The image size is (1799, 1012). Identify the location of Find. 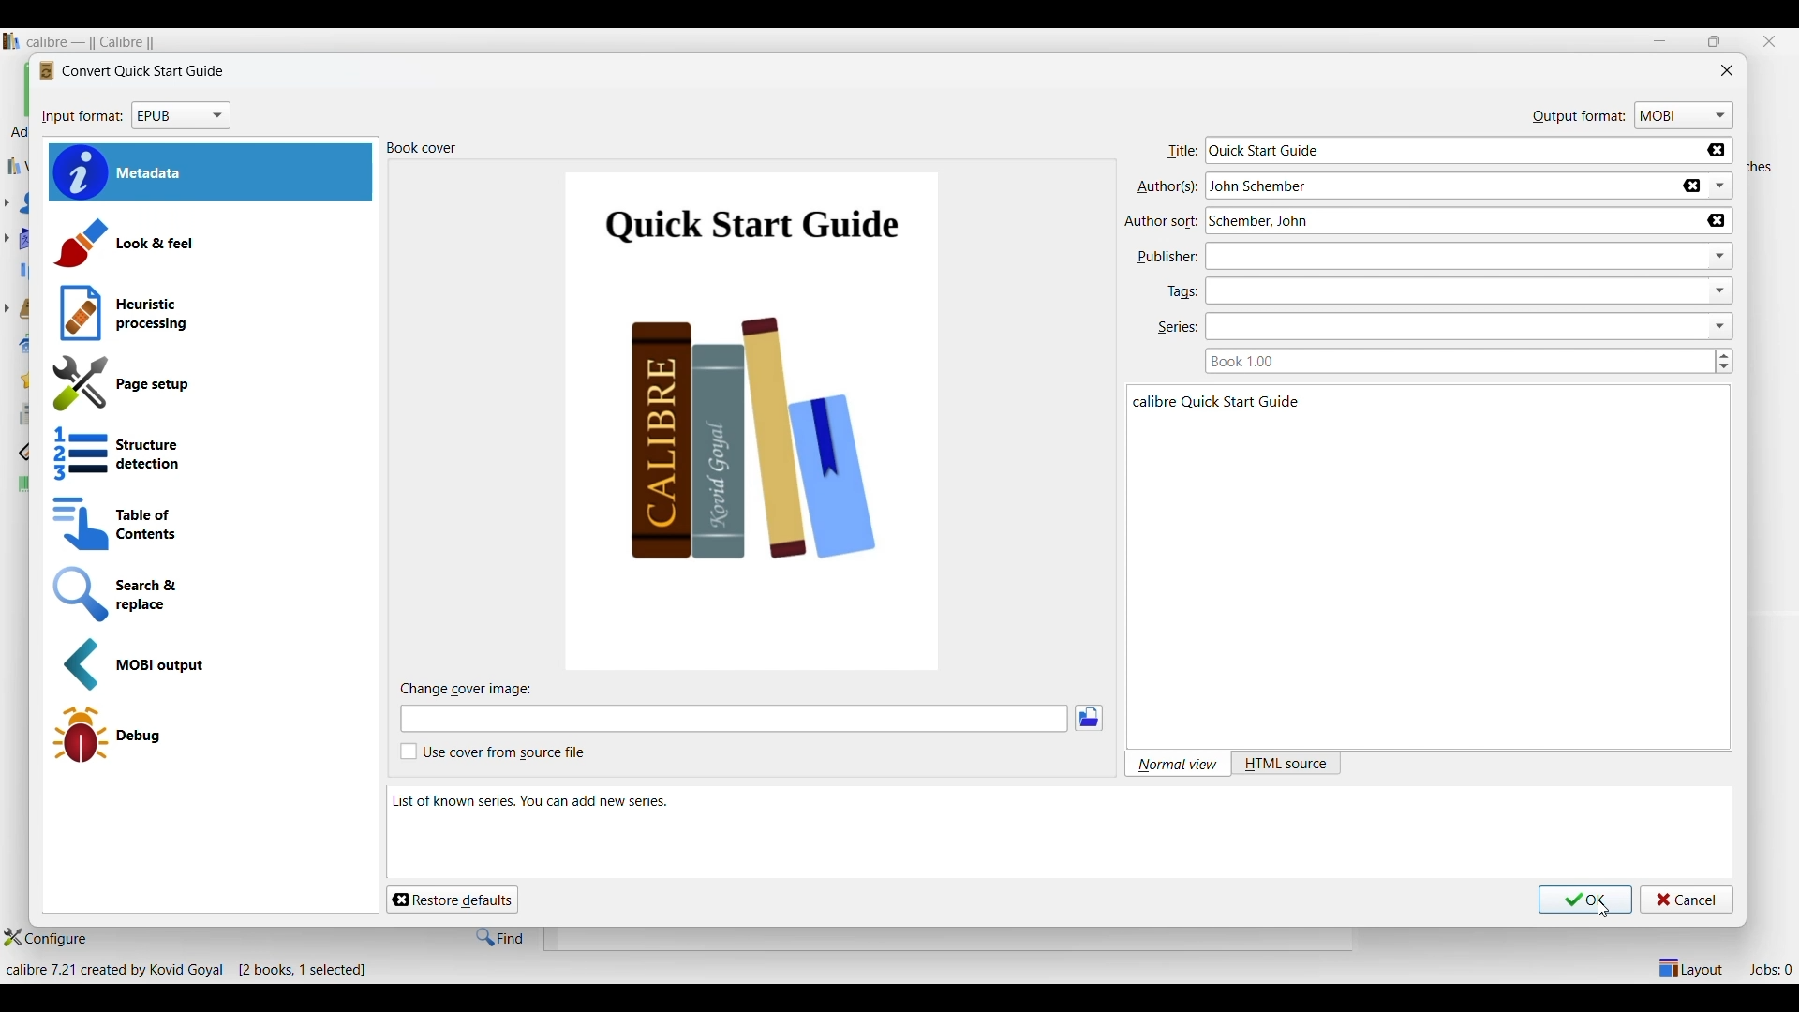
(501, 937).